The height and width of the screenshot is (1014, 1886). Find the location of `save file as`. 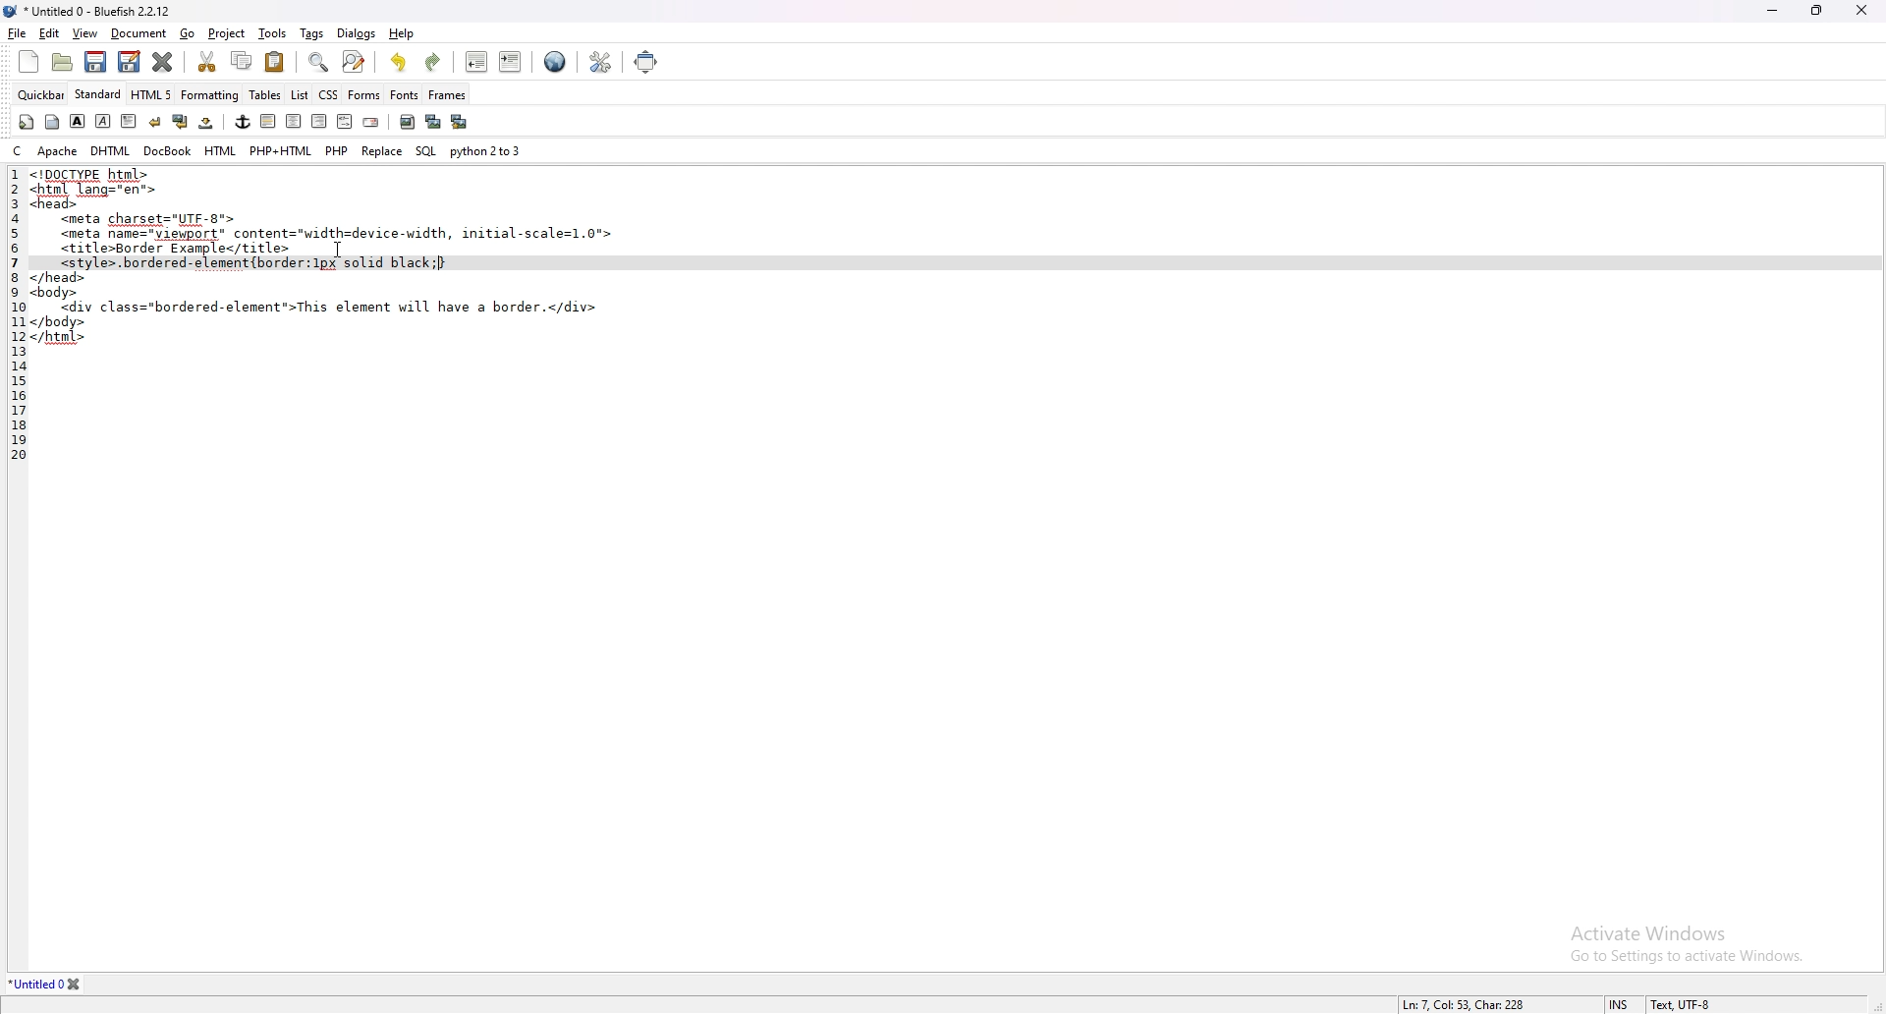

save file as is located at coordinates (130, 61).